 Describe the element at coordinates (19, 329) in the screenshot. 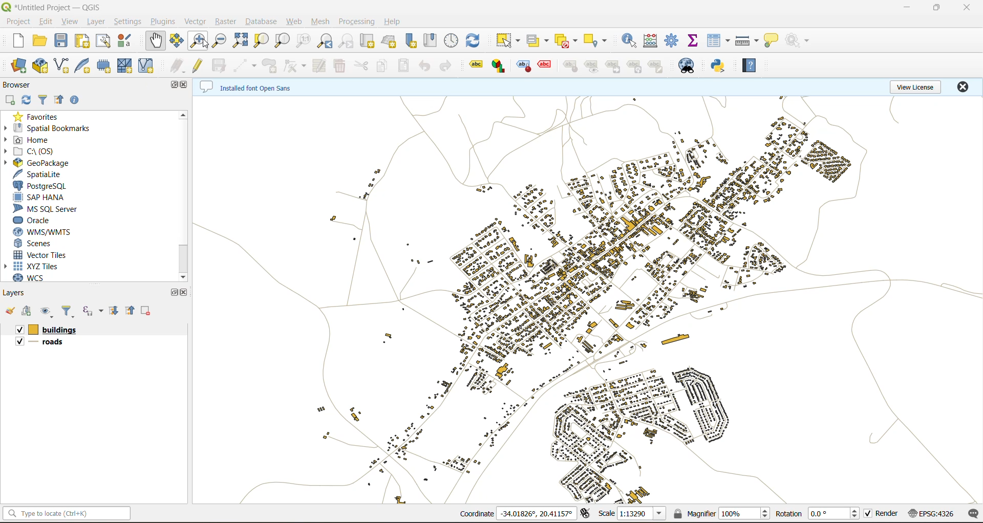

I see `Checkbox` at that location.